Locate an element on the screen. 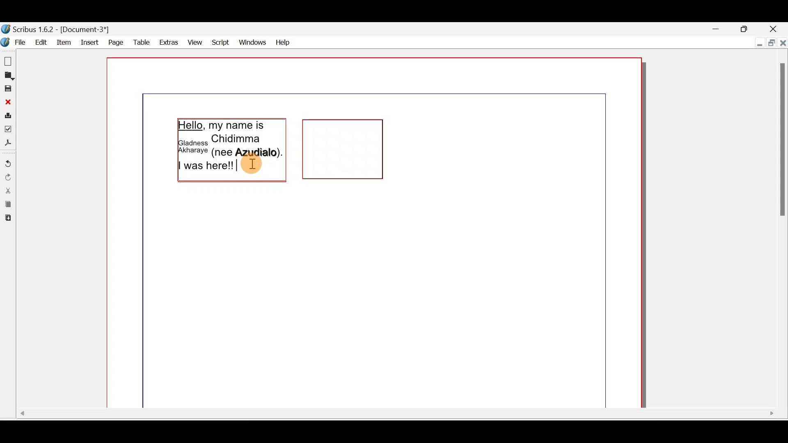  New is located at coordinates (9, 61).